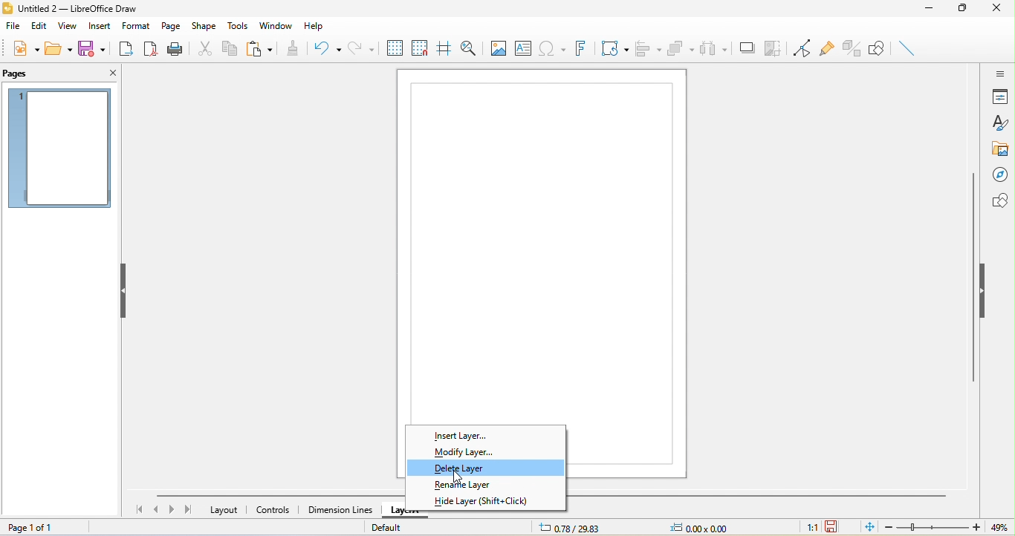 The width and height of the screenshot is (1015, 536). Describe the element at coordinates (930, 528) in the screenshot. I see `zoom` at that location.